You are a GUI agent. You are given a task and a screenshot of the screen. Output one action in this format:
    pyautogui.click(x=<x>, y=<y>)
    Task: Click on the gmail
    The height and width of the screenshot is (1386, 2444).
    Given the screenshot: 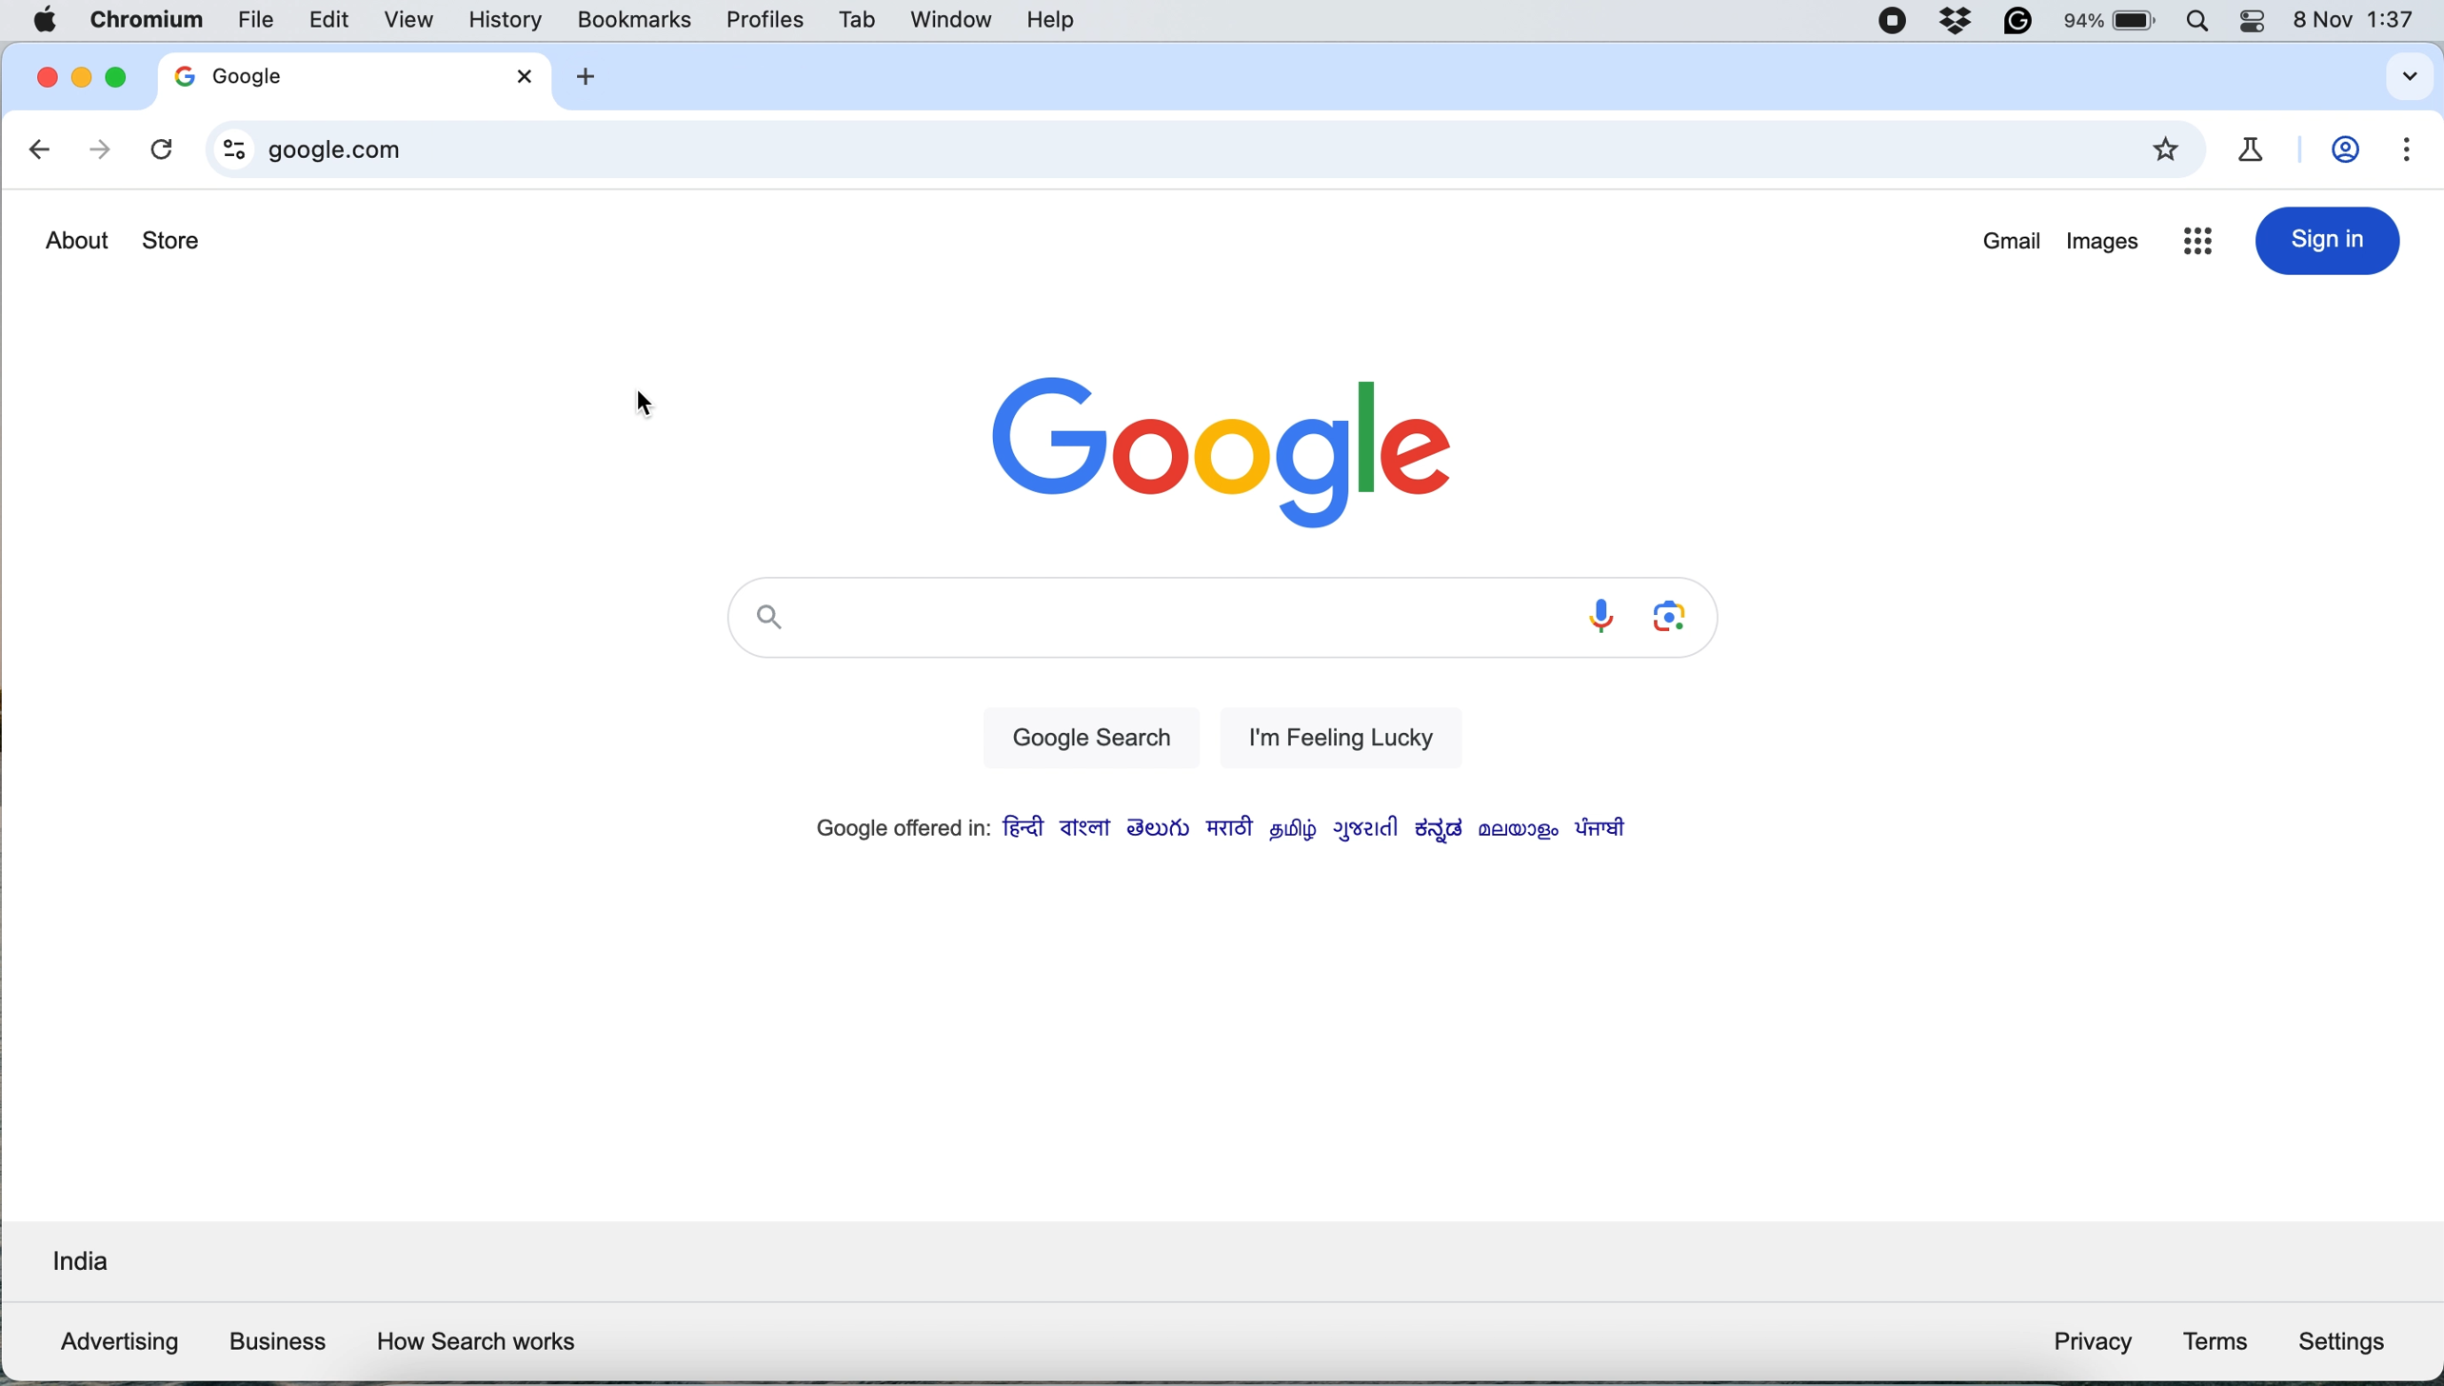 What is the action you would take?
    pyautogui.click(x=2013, y=243)
    